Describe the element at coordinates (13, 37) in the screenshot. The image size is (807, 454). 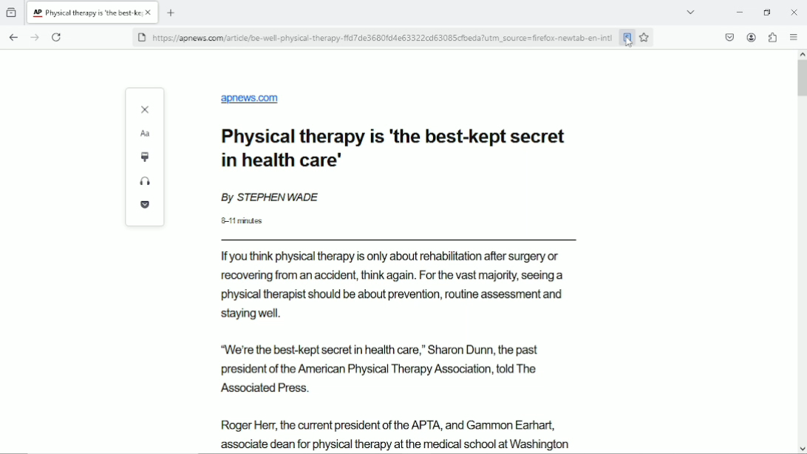
I see `go back` at that location.